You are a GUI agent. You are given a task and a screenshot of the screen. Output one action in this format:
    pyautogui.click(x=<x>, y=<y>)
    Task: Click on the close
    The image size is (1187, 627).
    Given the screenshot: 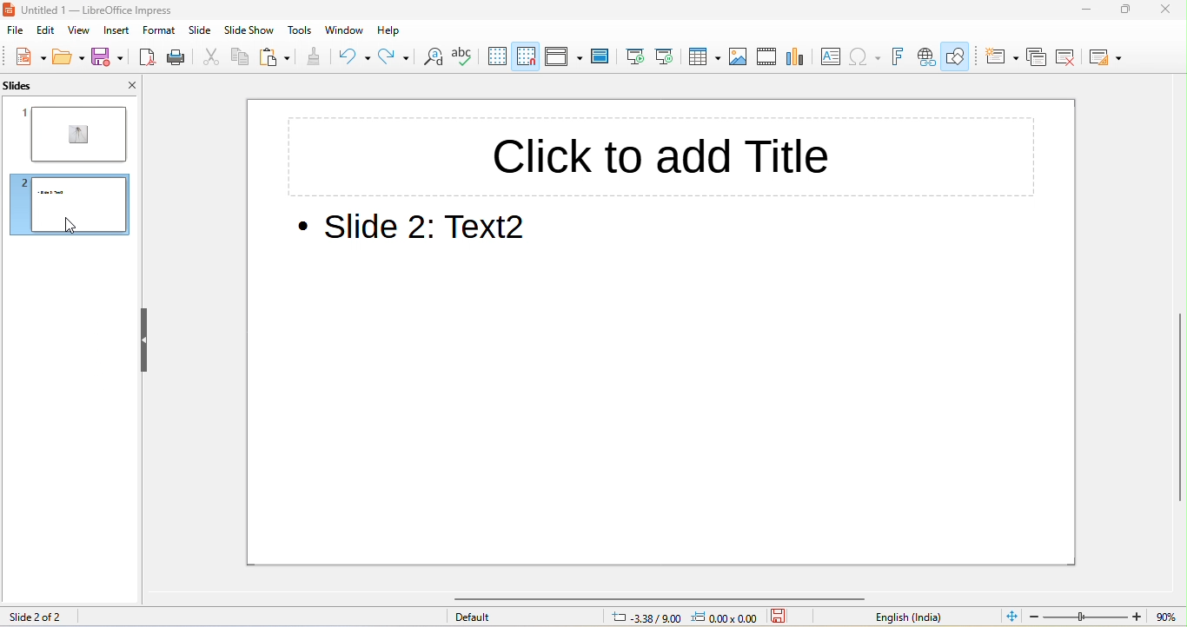 What is the action you would take?
    pyautogui.click(x=125, y=84)
    